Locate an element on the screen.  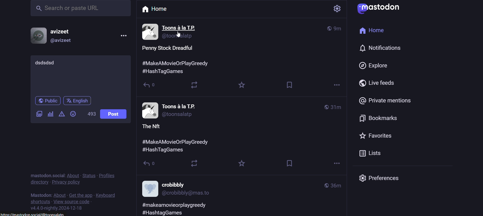
 is located at coordinates (167, 213).